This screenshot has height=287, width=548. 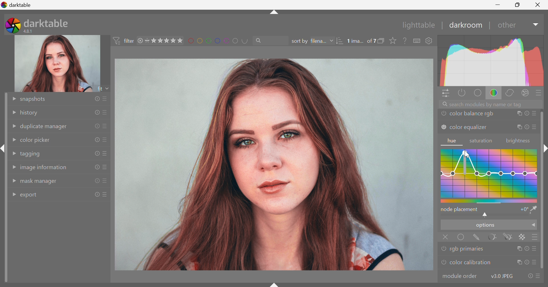 What do you see at coordinates (519, 128) in the screenshot?
I see `multiple instance actions` at bounding box center [519, 128].